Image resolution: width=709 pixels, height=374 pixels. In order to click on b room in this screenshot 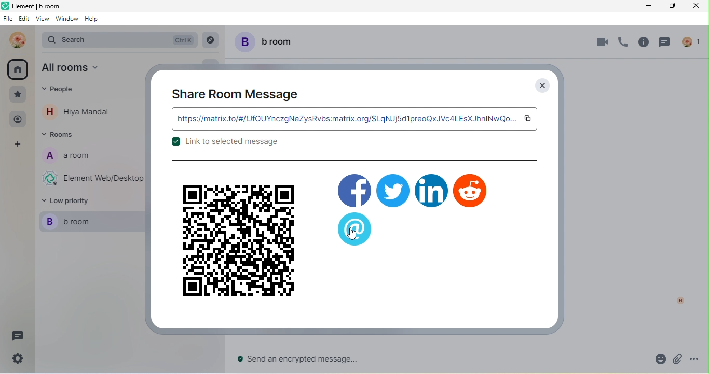, I will do `click(269, 41)`.